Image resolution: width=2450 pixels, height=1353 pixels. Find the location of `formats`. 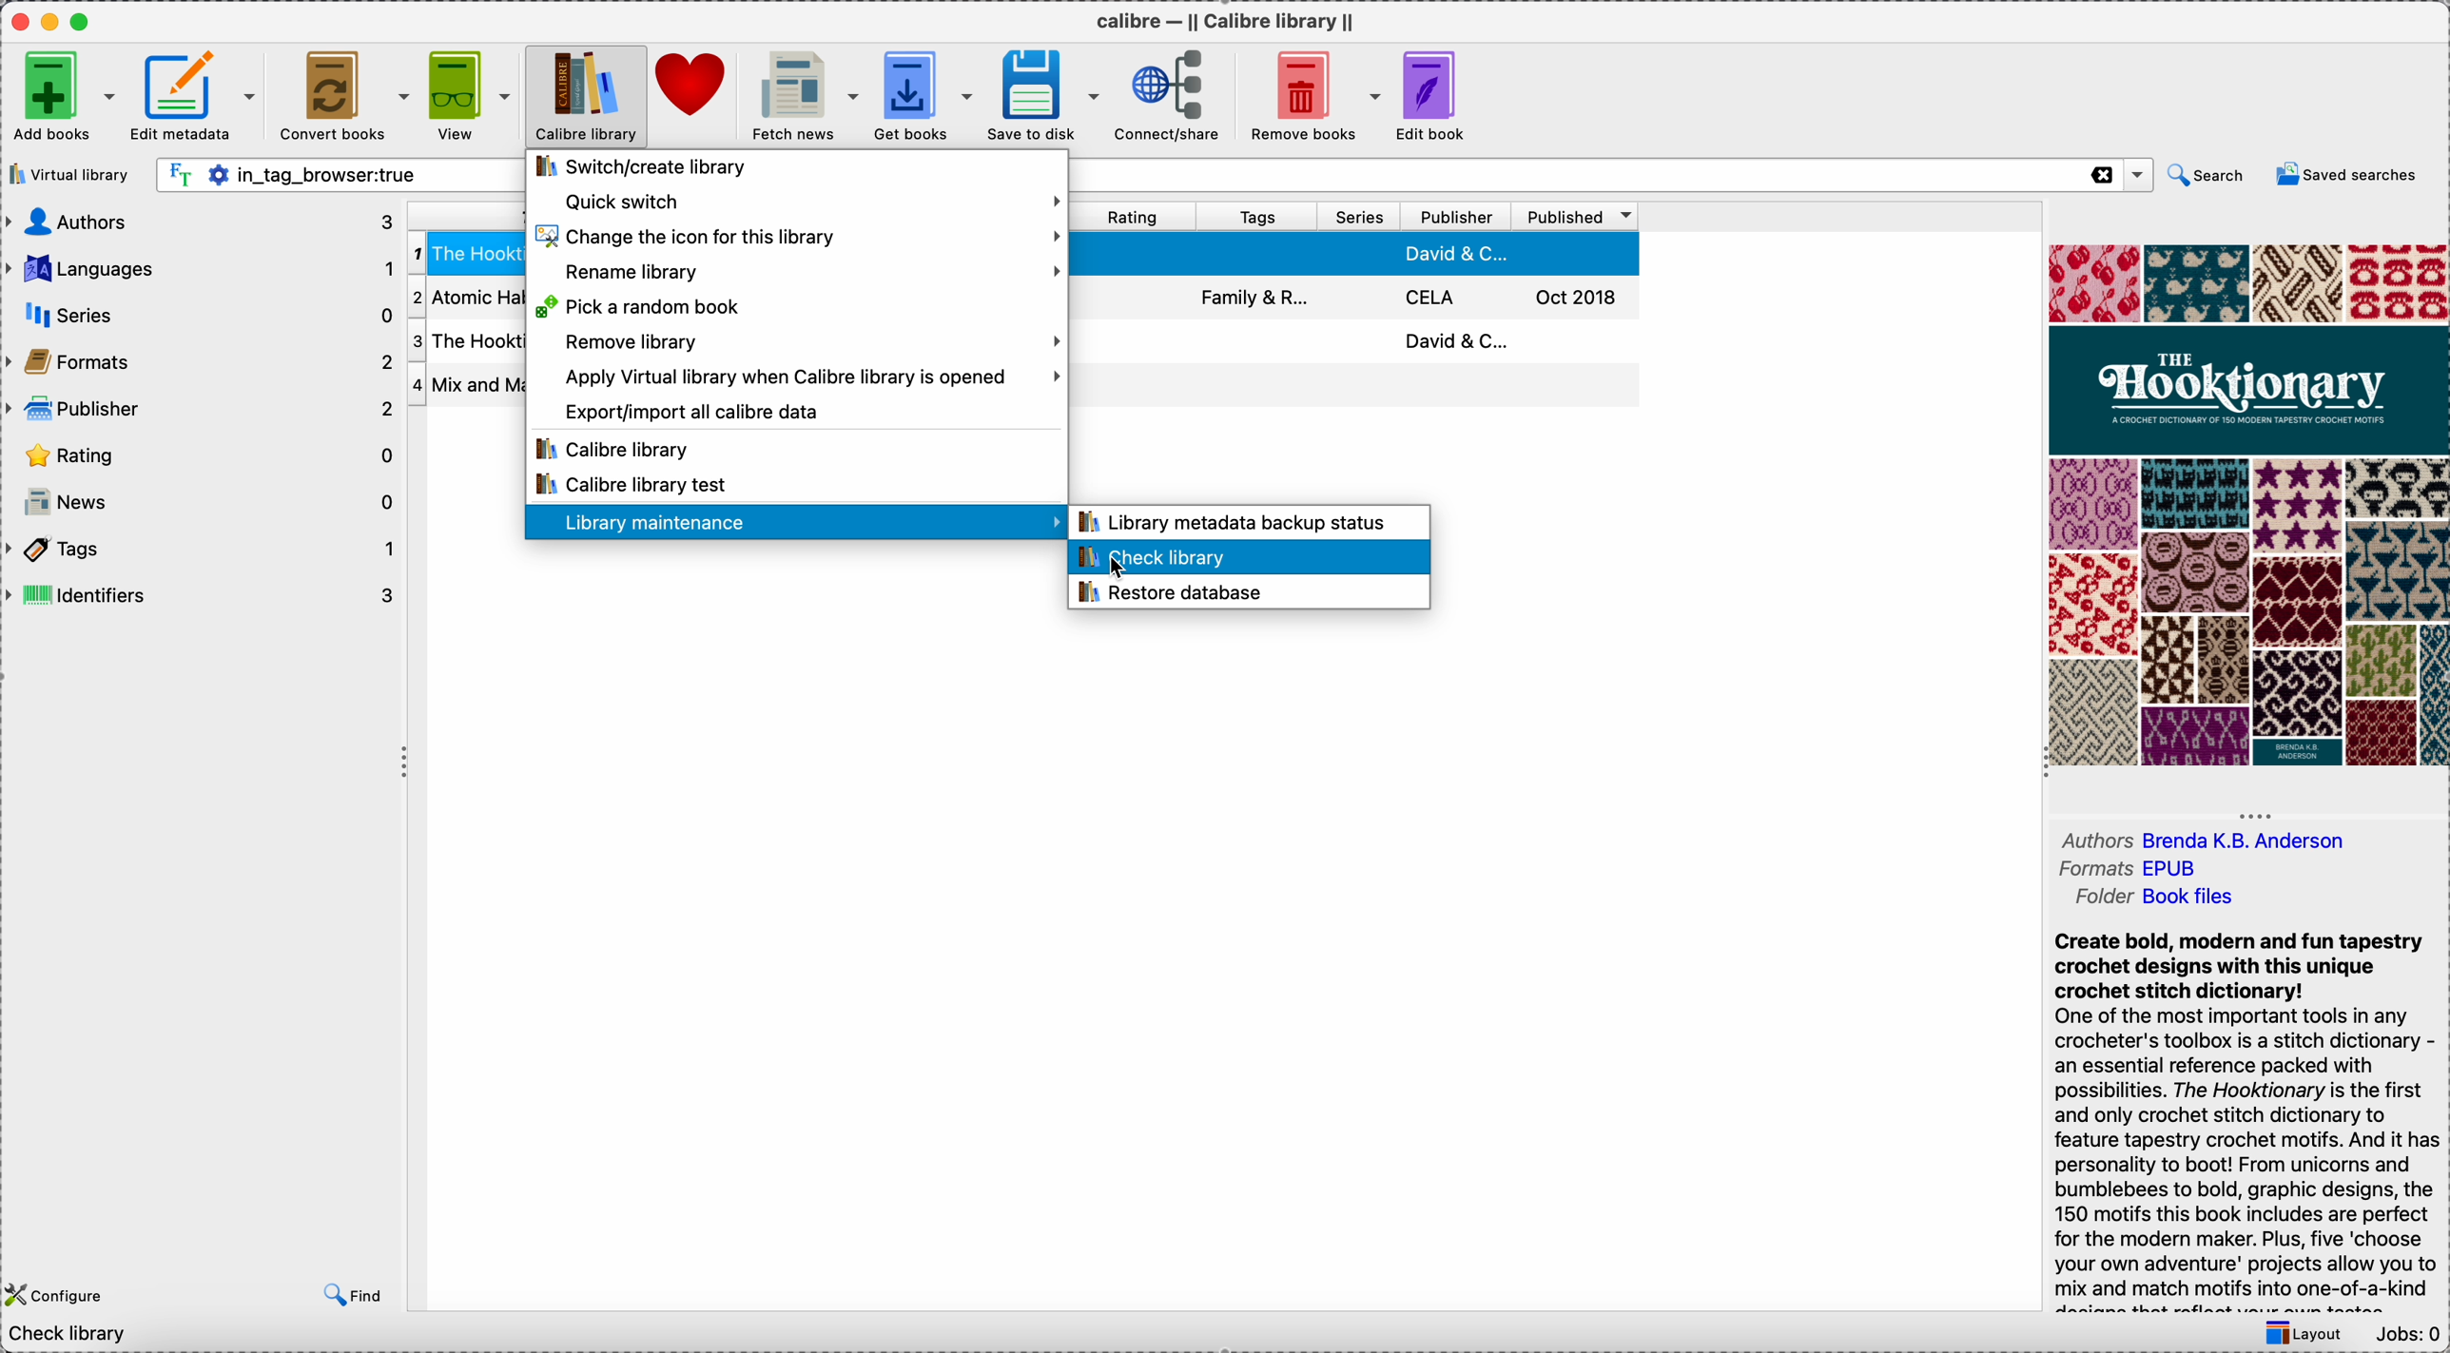

formats is located at coordinates (2136, 869).